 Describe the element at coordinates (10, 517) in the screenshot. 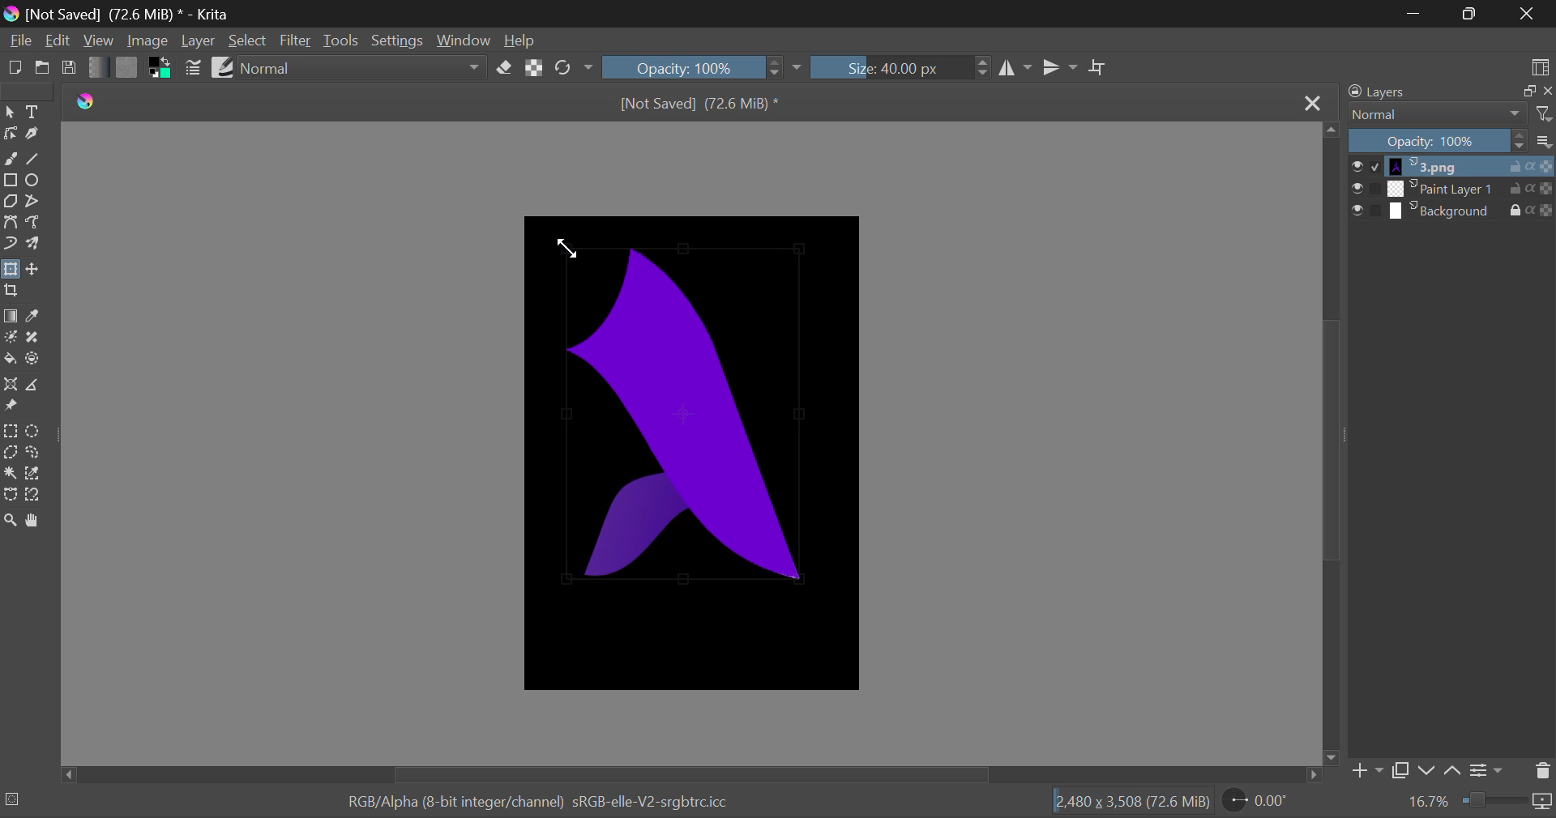

I see `Zoom` at that location.